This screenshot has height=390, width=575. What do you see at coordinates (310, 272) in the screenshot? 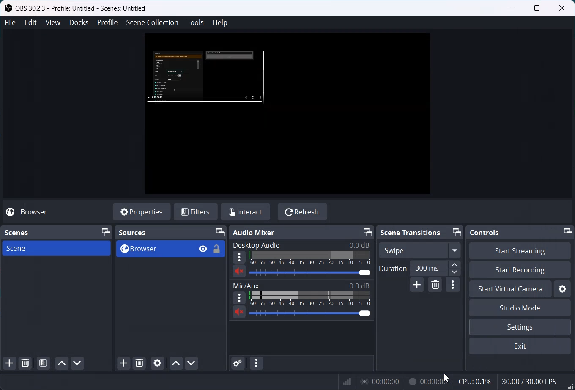
I see `Volume Adjuster` at bounding box center [310, 272].